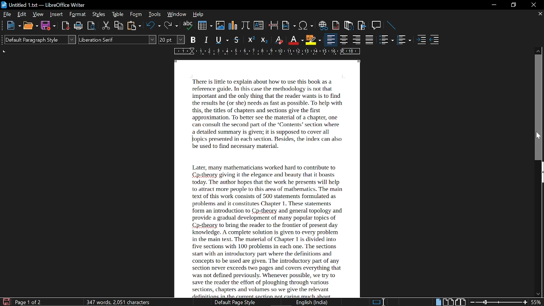 The image size is (544, 306). I want to click on insert comment, so click(377, 25).